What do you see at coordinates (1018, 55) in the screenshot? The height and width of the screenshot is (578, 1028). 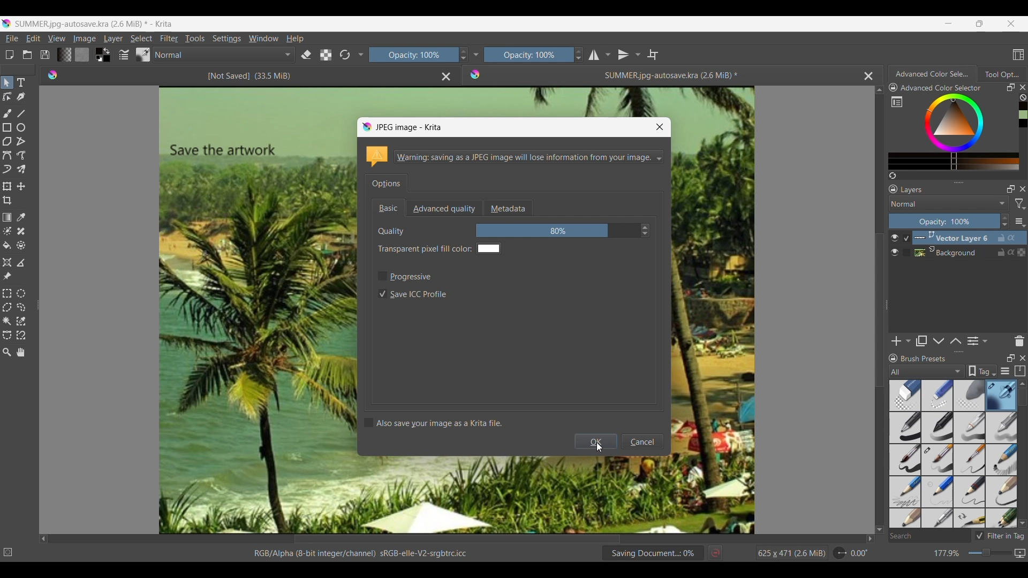 I see `Choose workspace` at bounding box center [1018, 55].